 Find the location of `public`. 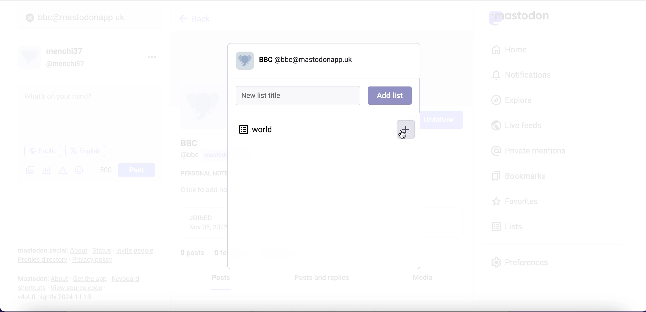

public is located at coordinates (42, 152).